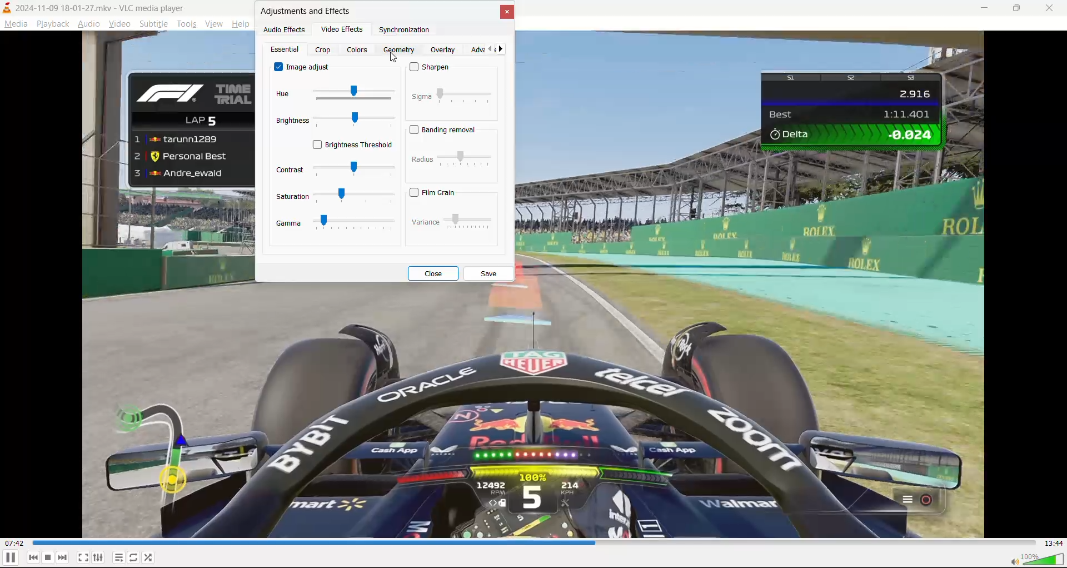 This screenshot has width=1067, height=568. Describe the element at coordinates (153, 24) in the screenshot. I see `subtitle` at that location.